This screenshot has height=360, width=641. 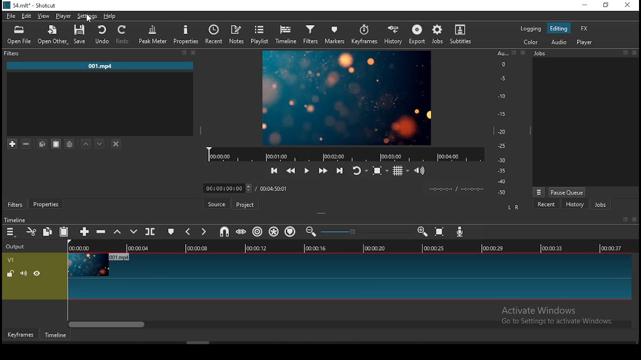 What do you see at coordinates (345, 97) in the screenshot?
I see `image` at bounding box center [345, 97].